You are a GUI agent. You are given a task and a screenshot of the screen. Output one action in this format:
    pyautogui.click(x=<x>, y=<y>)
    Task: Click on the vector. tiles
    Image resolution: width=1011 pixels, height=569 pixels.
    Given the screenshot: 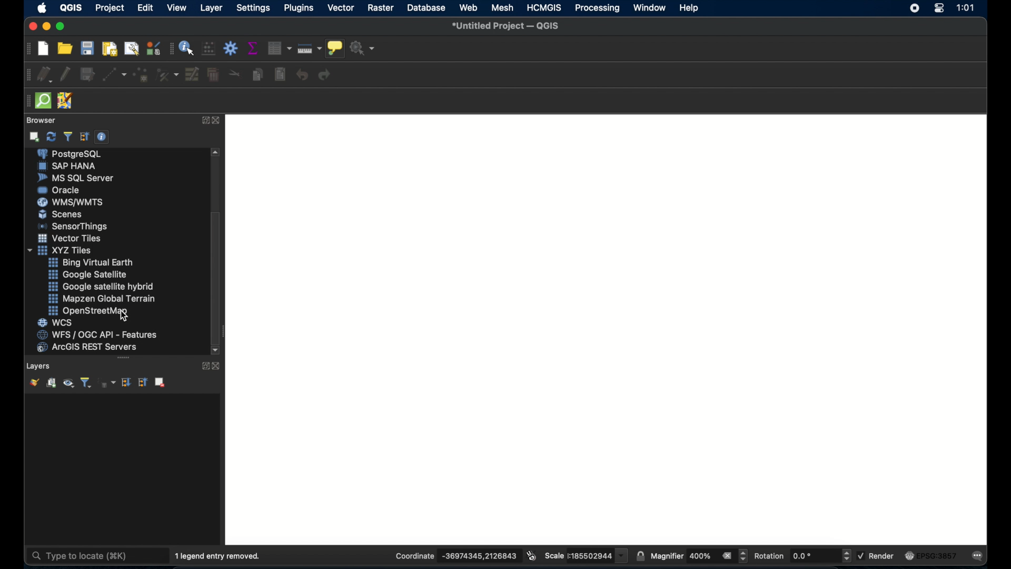 What is the action you would take?
    pyautogui.click(x=70, y=238)
    